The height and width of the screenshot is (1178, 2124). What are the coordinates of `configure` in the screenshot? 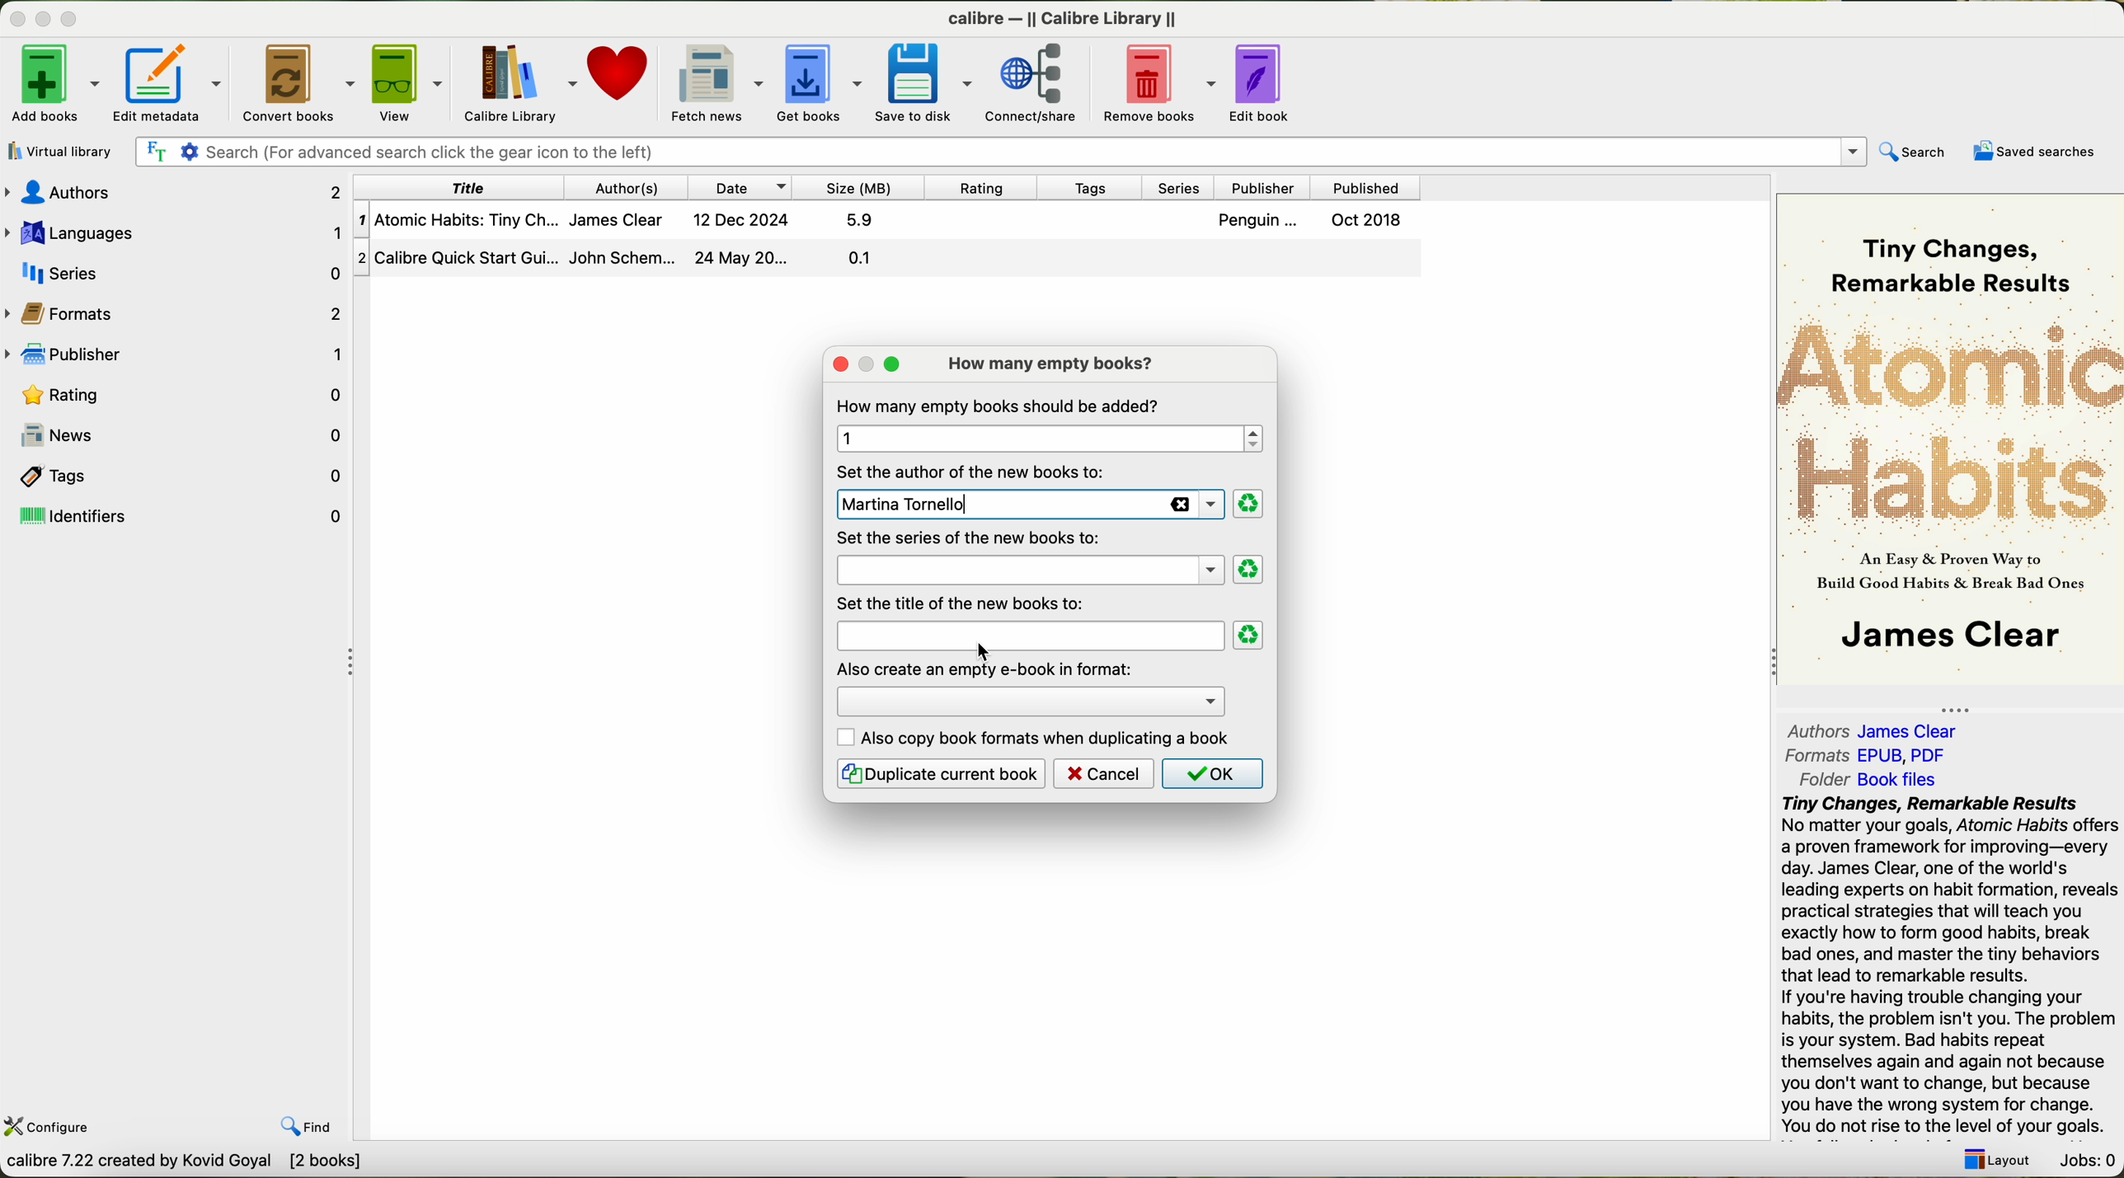 It's located at (50, 1127).